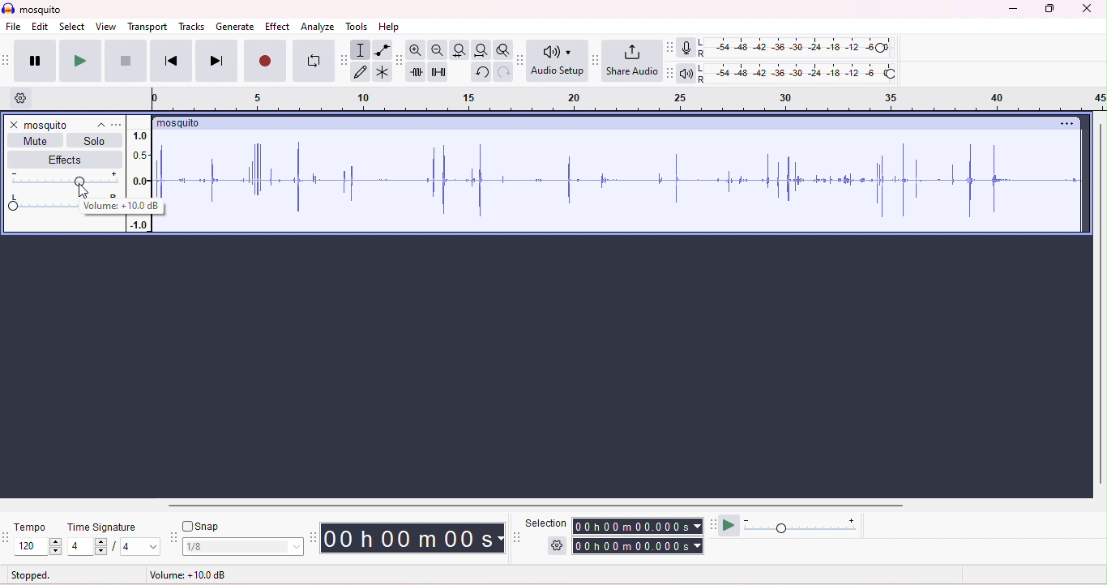 The height and width of the screenshot is (585, 1107). What do you see at coordinates (361, 51) in the screenshot?
I see `selection` at bounding box center [361, 51].